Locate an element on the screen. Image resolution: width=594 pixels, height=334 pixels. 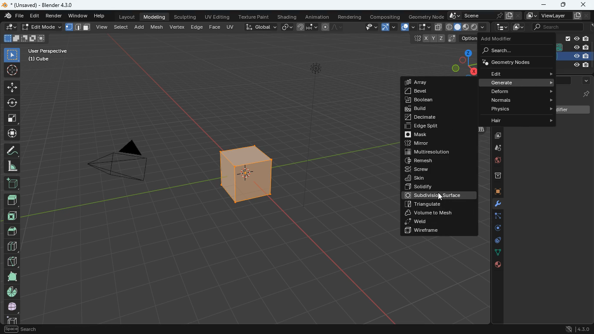
array is located at coordinates (424, 82).